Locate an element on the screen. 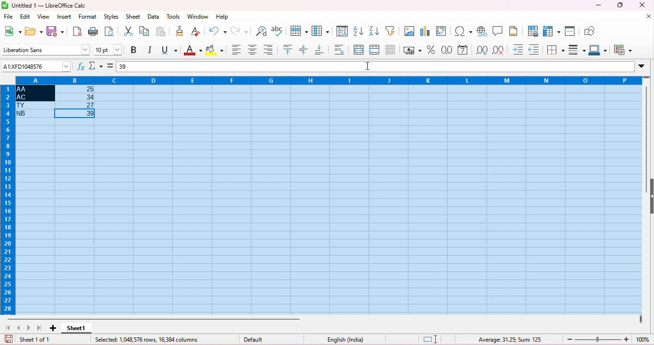 The width and height of the screenshot is (654, 345). zoom is located at coordinates (609, 339).